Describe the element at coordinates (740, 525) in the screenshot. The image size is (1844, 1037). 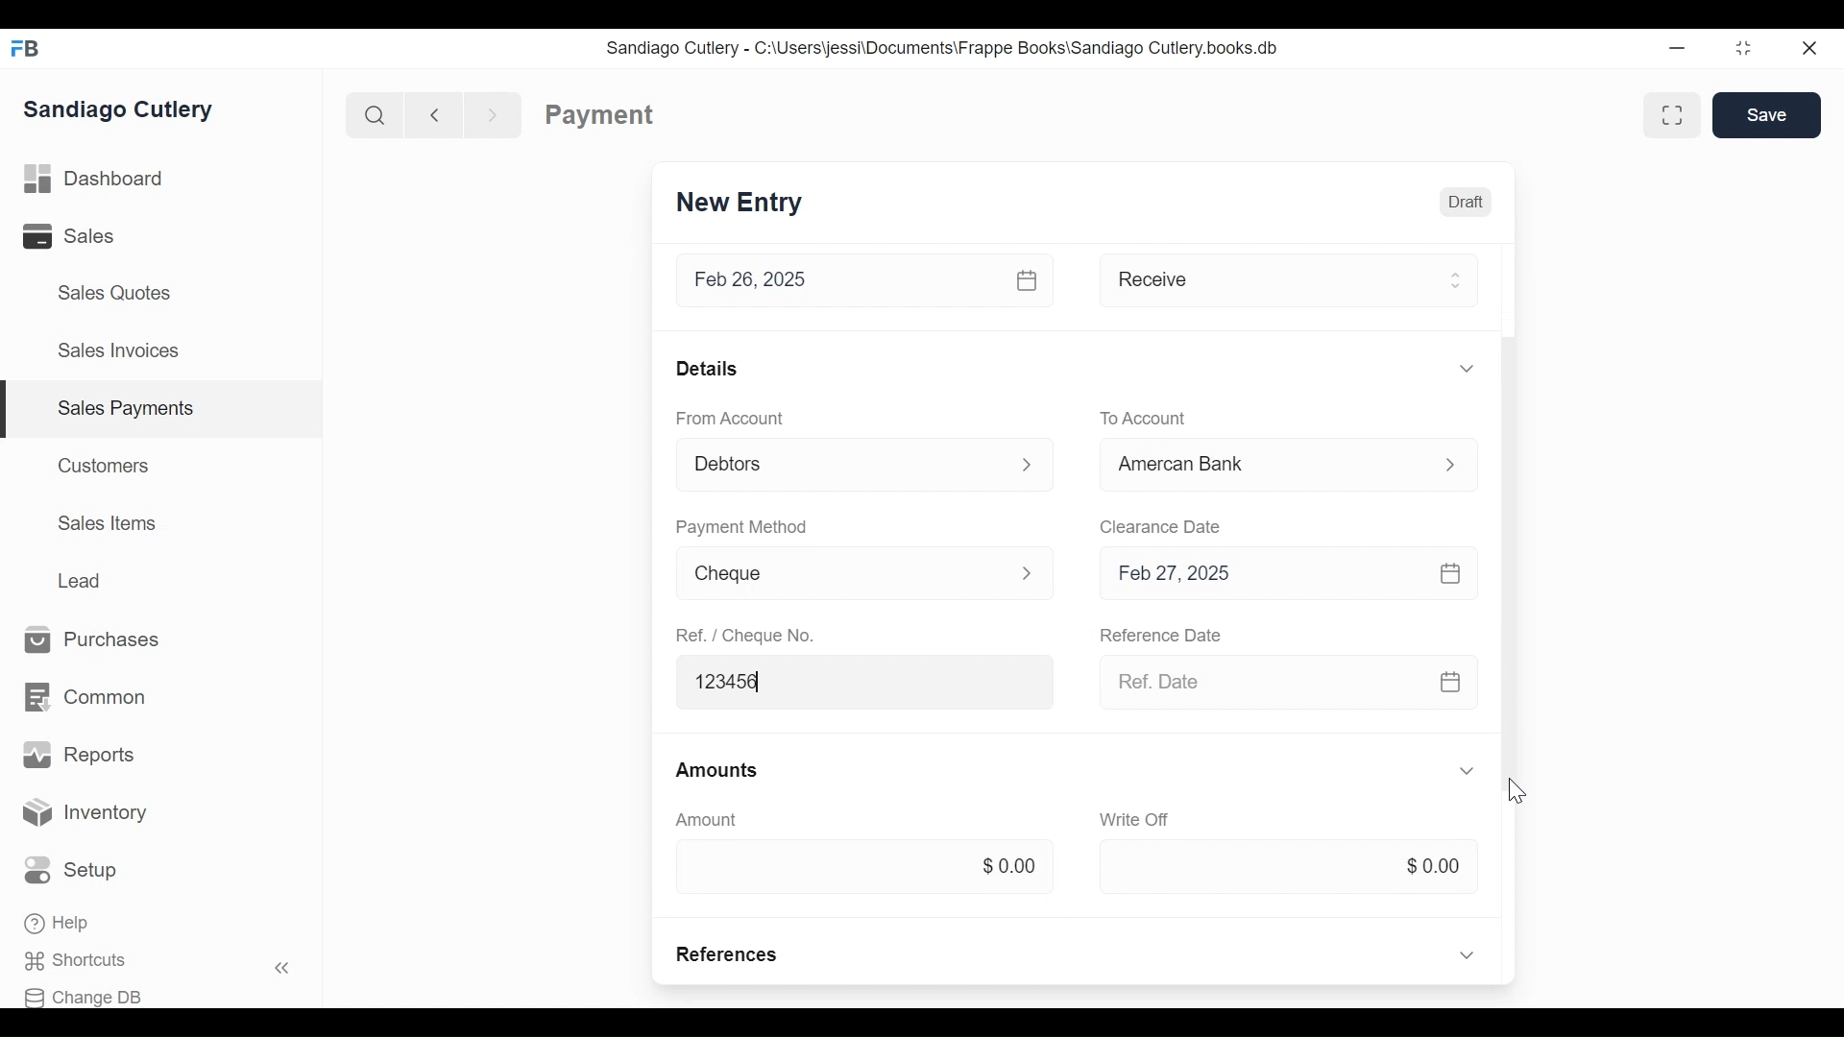
I see `Payment Method` at that location.